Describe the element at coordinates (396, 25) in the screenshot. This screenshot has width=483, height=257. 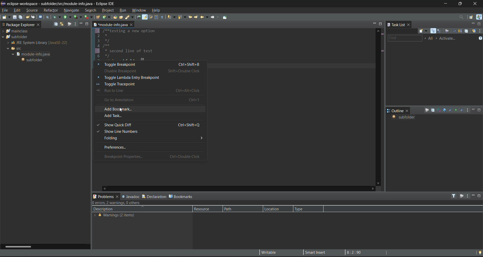
I see `task list` at that location.